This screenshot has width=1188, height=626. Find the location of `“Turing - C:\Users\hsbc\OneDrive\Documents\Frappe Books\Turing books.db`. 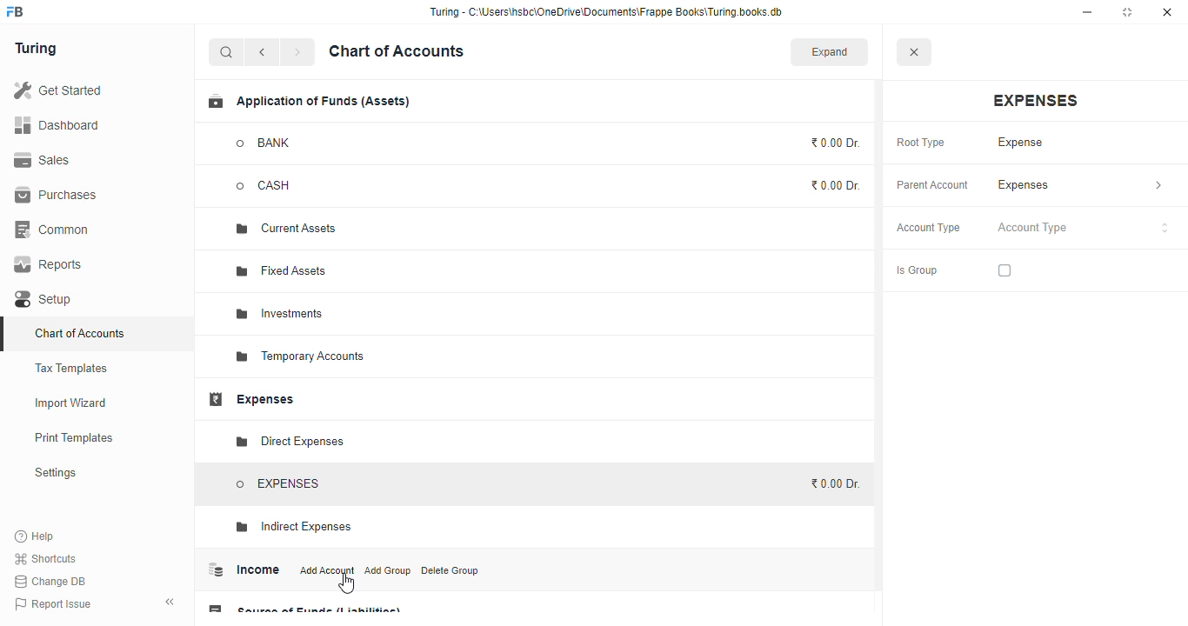

“Turing - C:\Users\hsbc\OneDrive\Documents\Frappe Books\Turing books.db is located at coordinates (605, 11).